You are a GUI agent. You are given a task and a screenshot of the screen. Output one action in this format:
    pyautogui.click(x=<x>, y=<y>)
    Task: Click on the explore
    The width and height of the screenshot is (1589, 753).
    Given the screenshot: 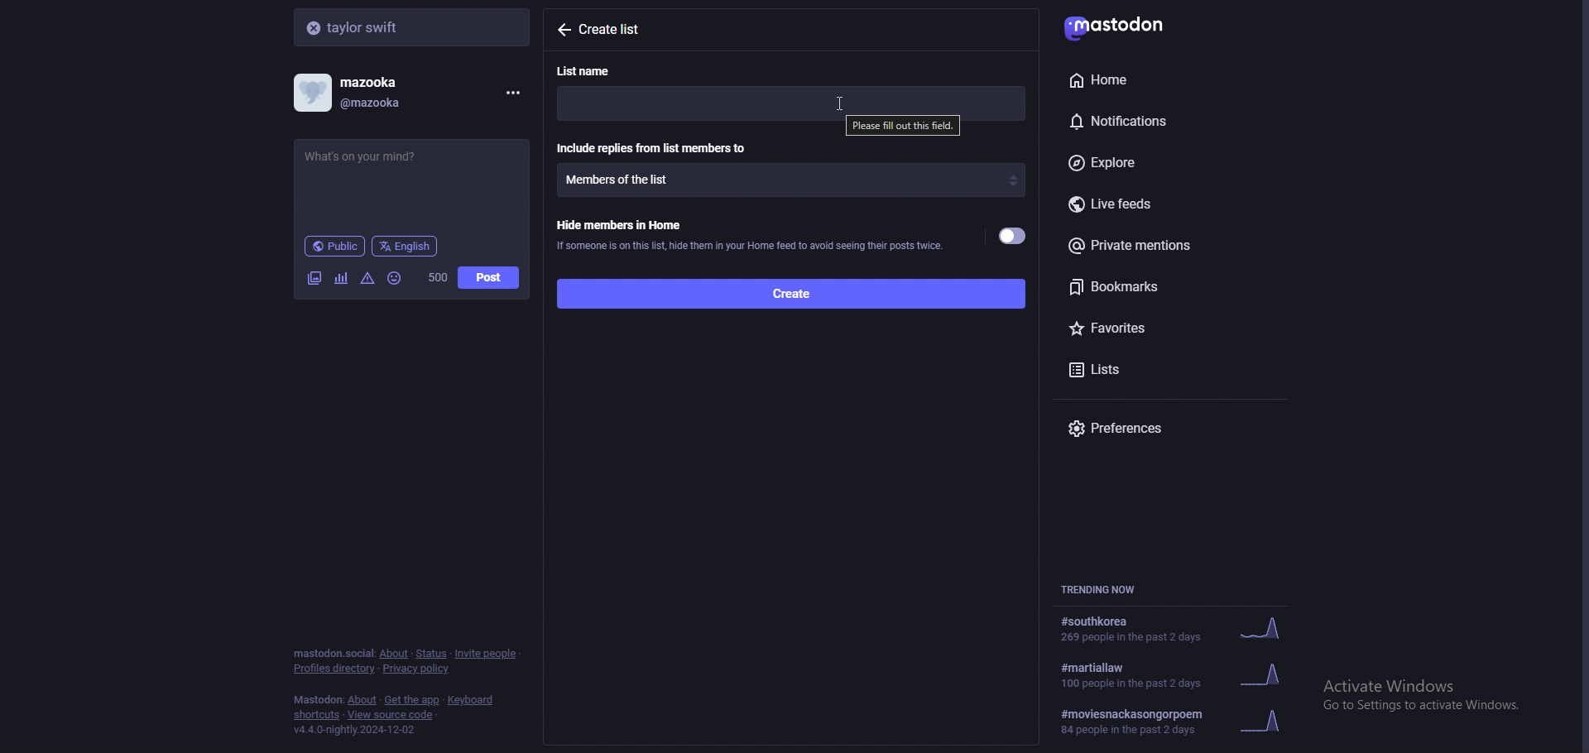 What is the action you would take?
    pyautogui.click(x=1165, y=164)
    